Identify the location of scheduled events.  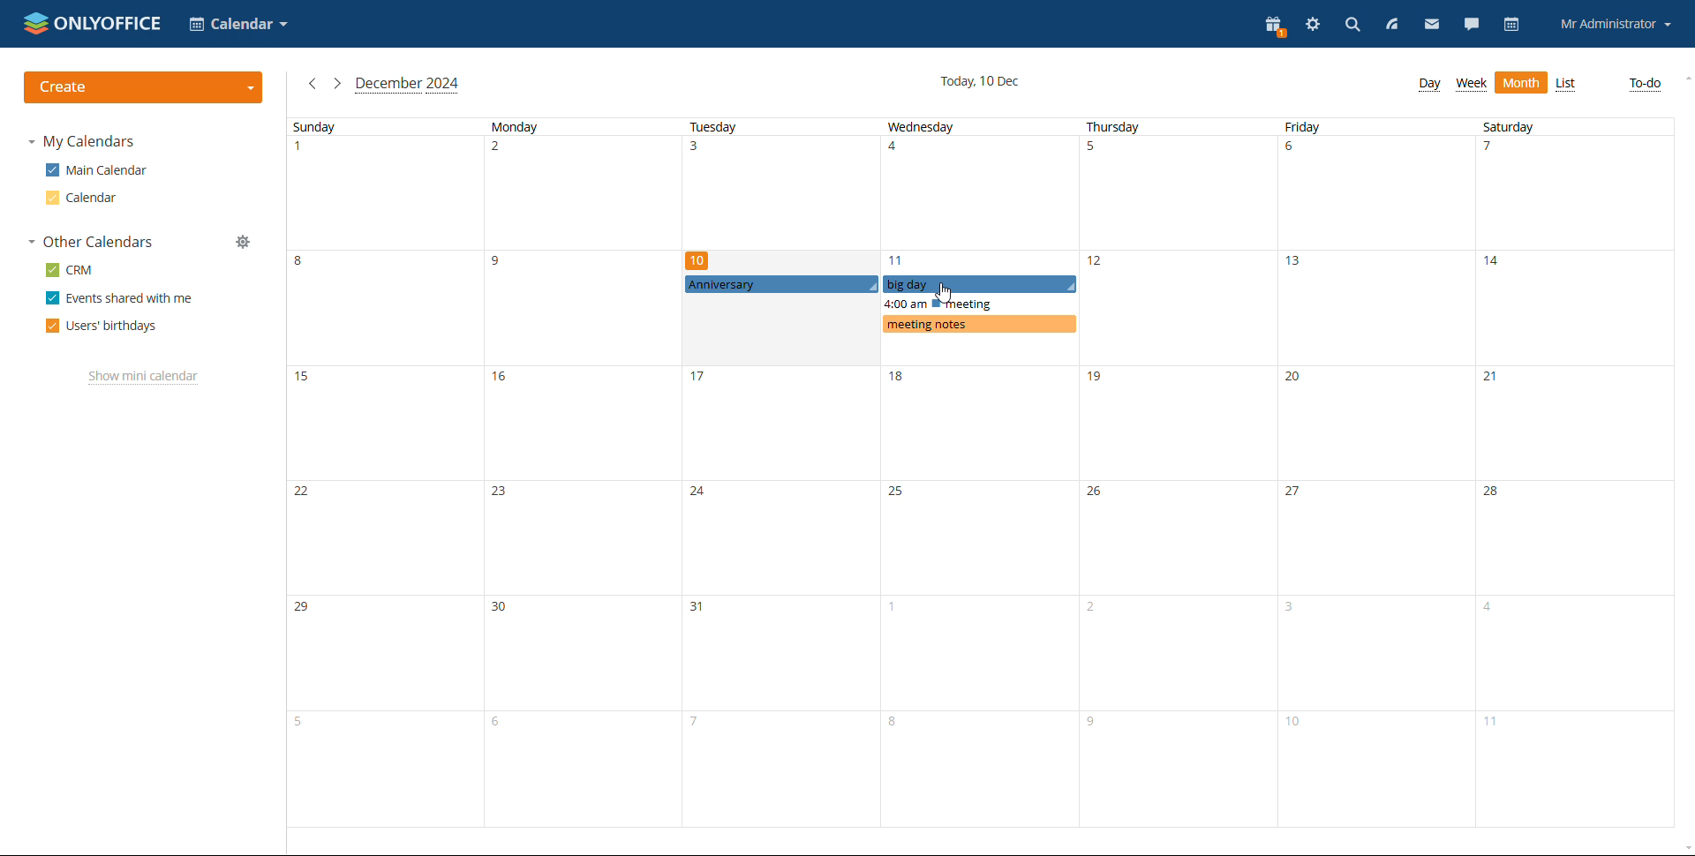
(881, 304).